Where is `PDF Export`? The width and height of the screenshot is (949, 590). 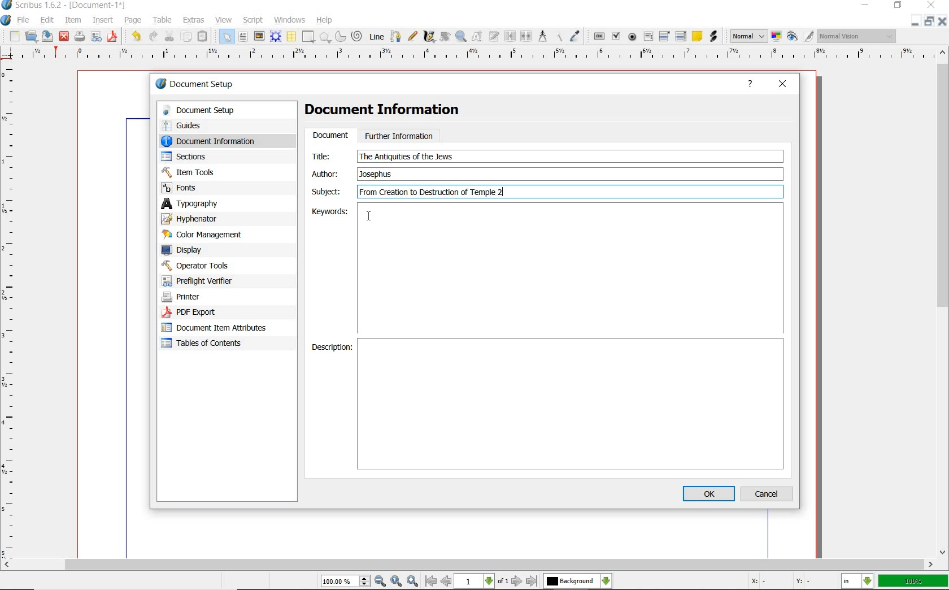 PDF Export is located at coordinates (209, 312).